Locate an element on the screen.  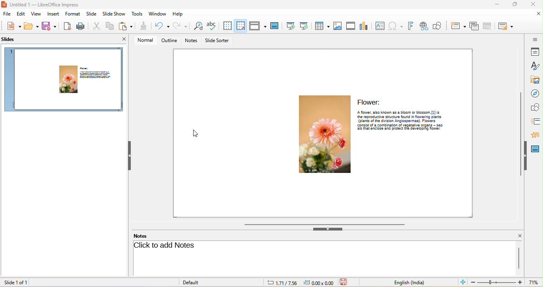
text language is located at coordinates (405, 283).